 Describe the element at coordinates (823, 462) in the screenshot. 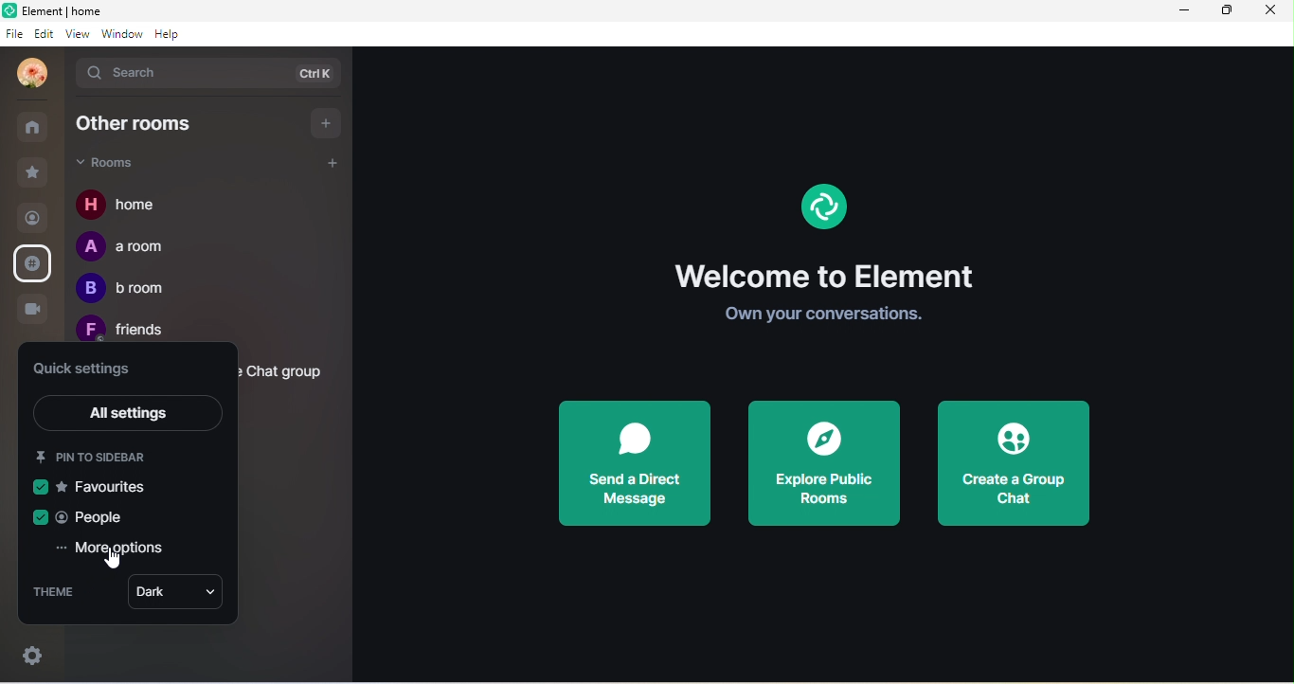

I see `explore public rooms` at that location.